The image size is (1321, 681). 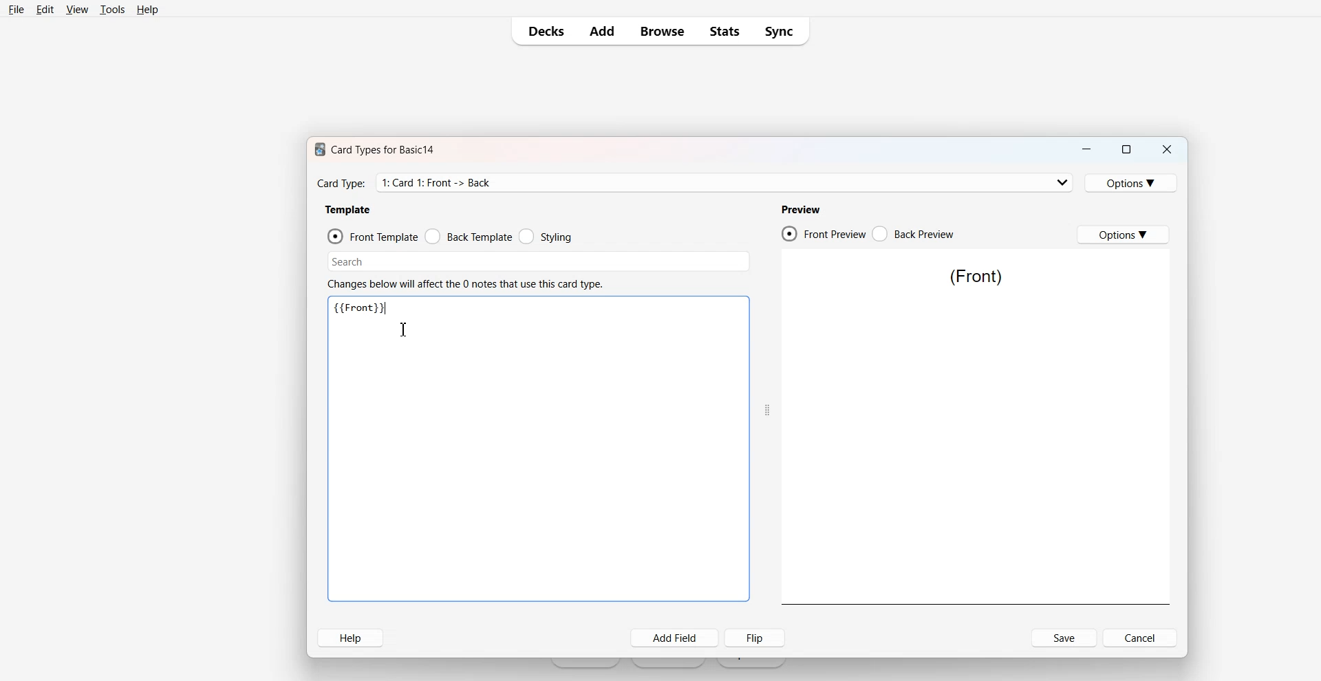 I want to click on Help, so click(x=147, y=10).